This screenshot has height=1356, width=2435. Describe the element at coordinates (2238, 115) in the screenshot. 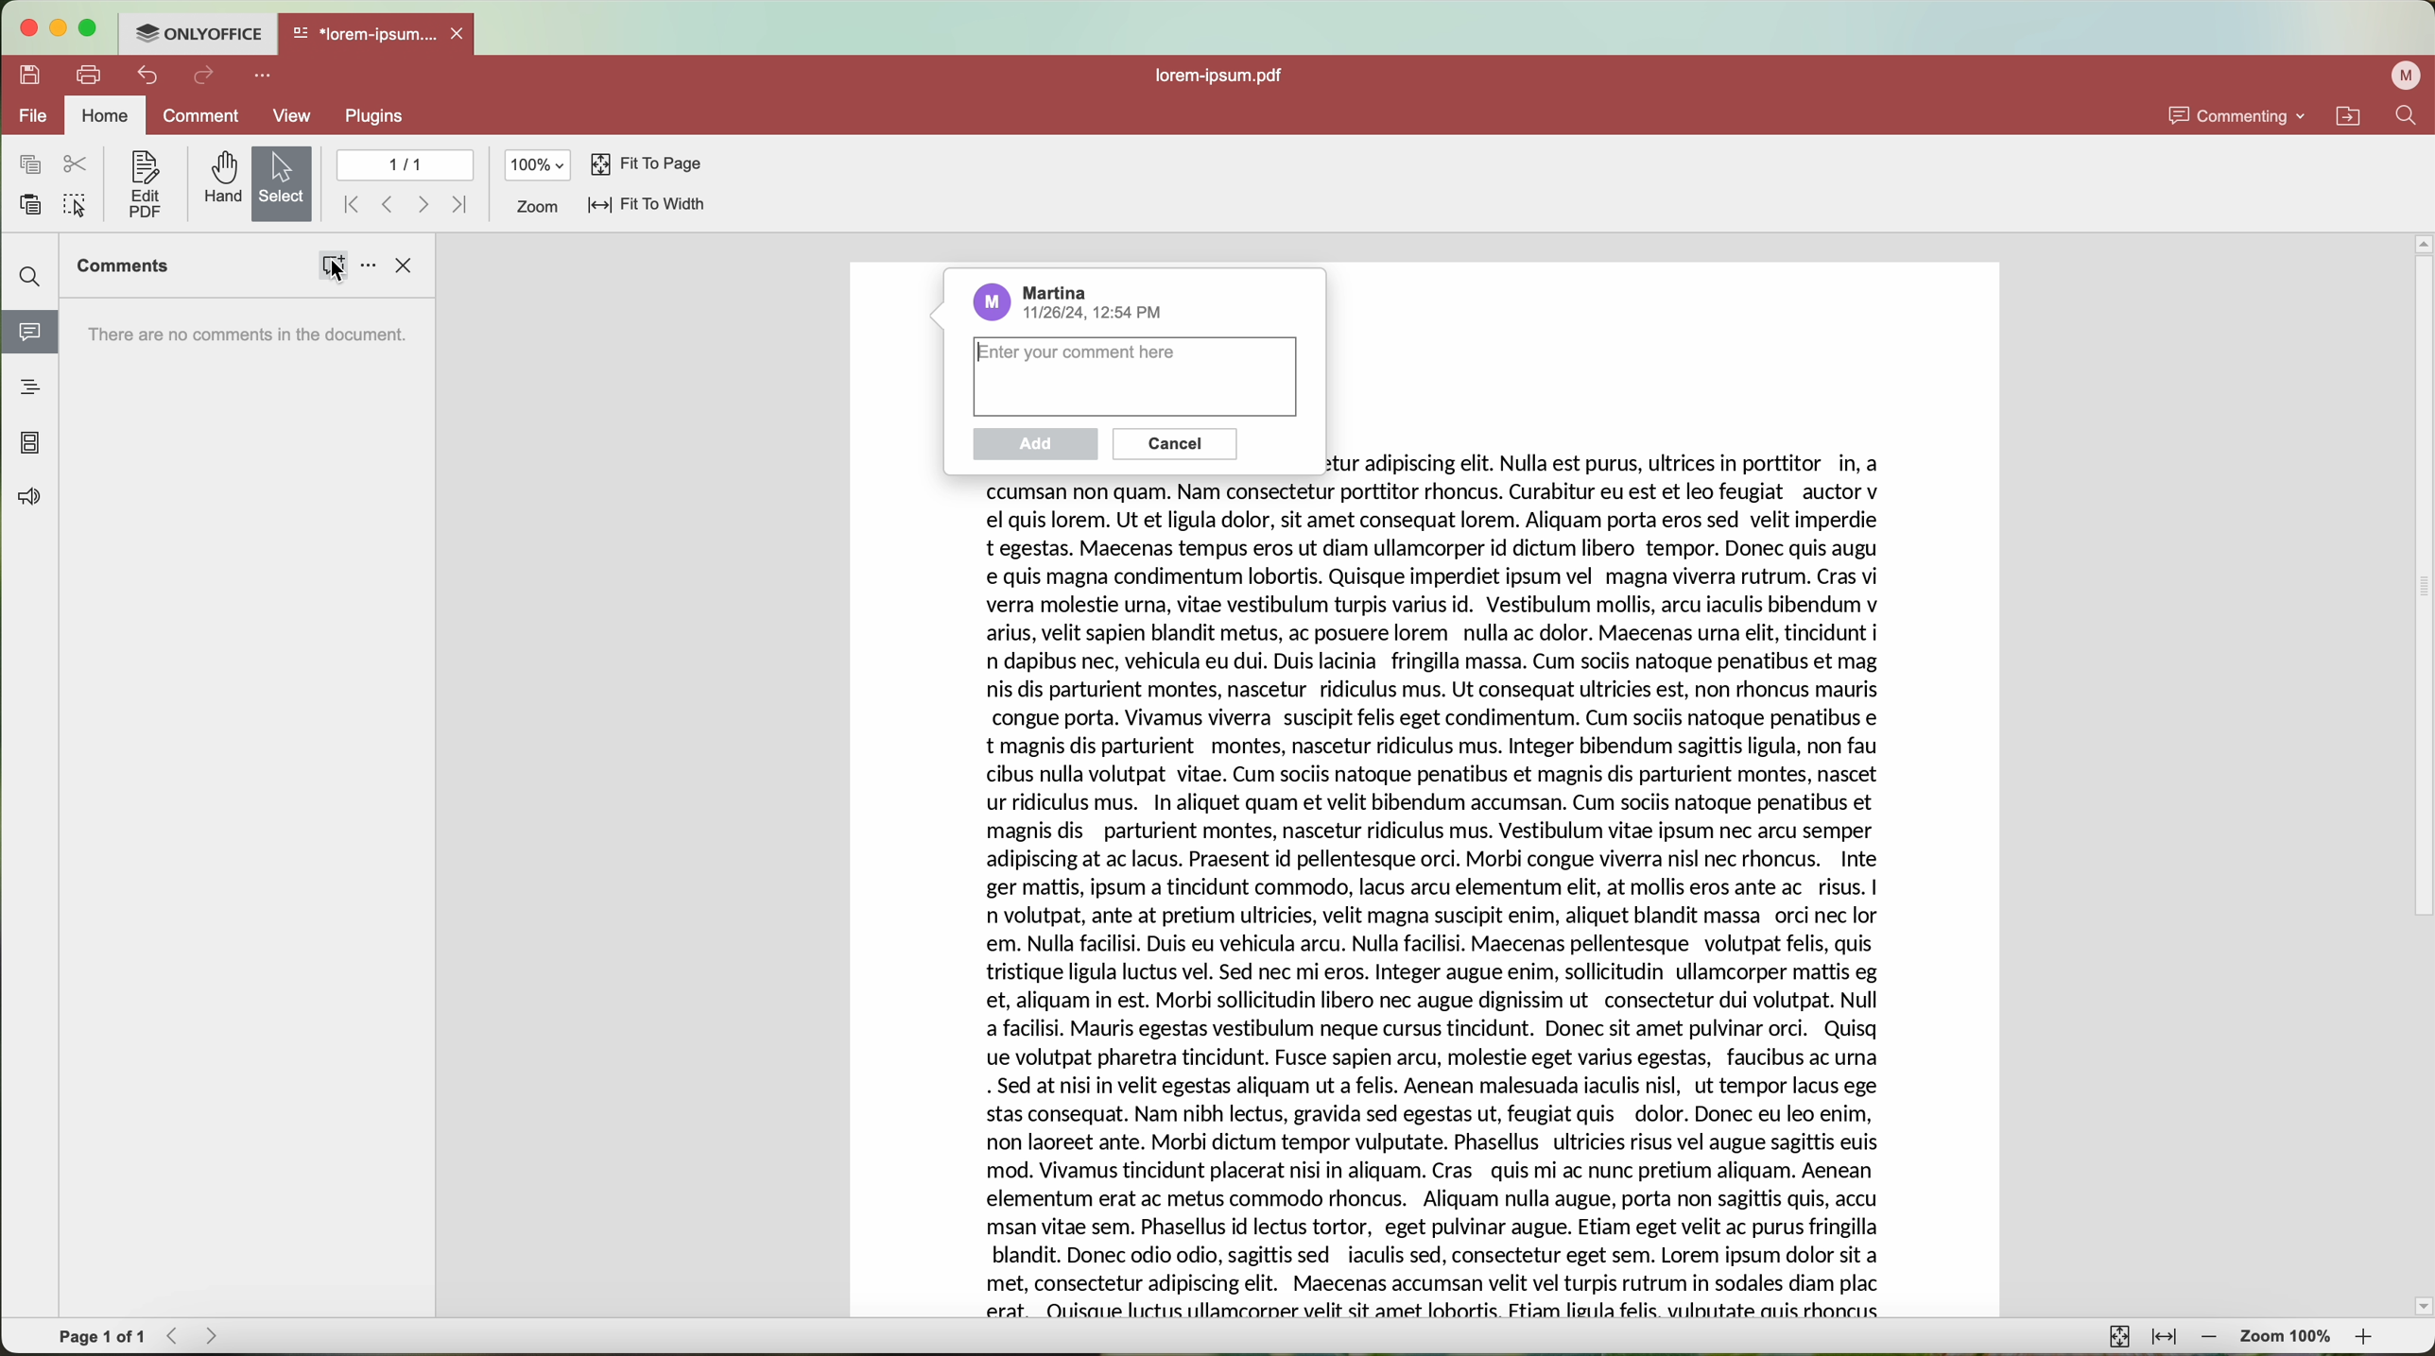

I see `commenting` at that location.